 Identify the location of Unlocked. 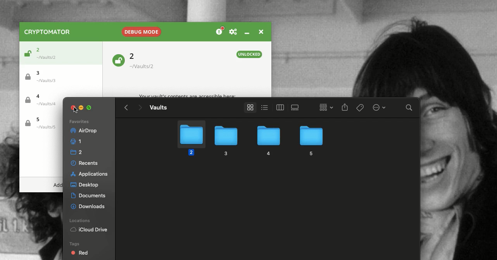
(26, 55).